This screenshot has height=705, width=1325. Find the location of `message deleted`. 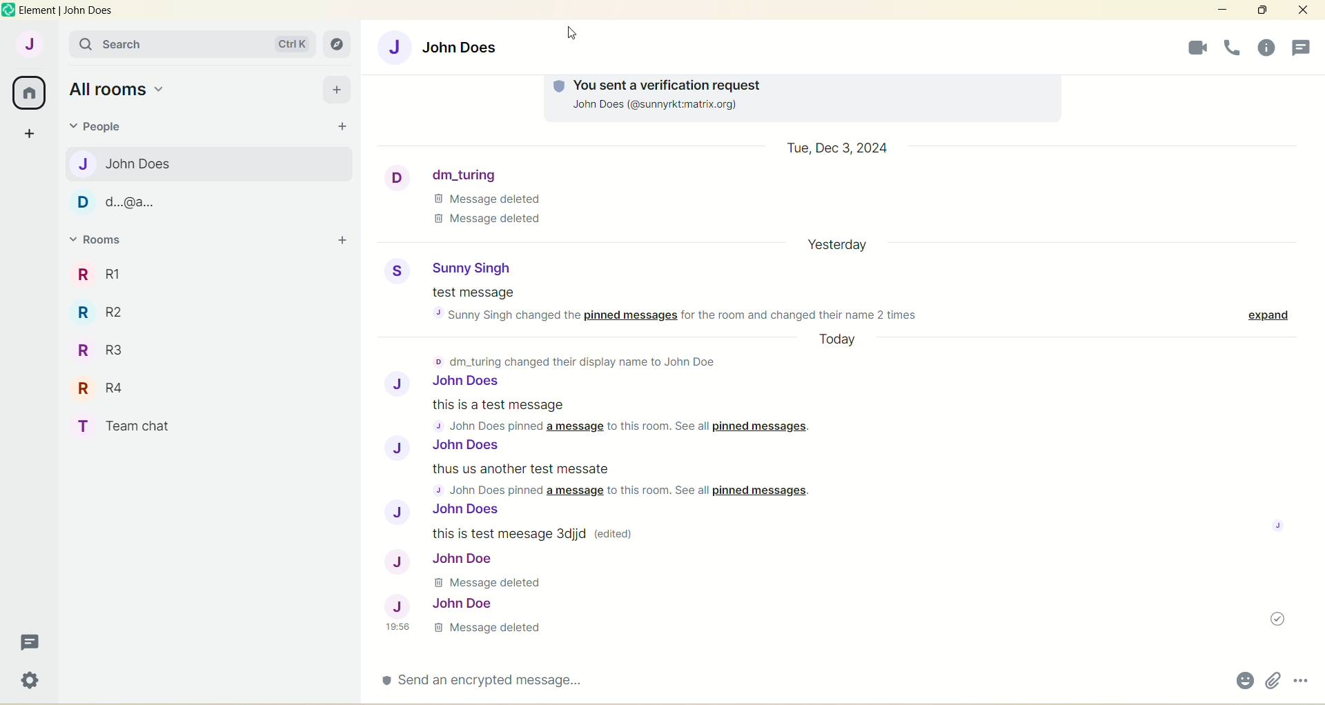

message deleted is located at coordinates (470, 632).